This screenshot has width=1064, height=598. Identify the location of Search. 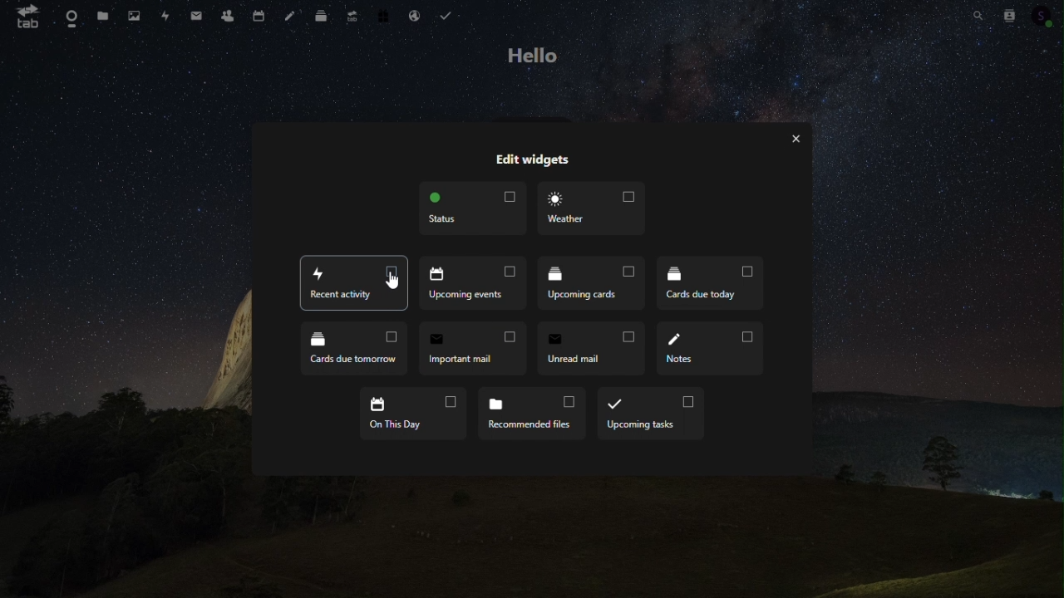
(978, 14).